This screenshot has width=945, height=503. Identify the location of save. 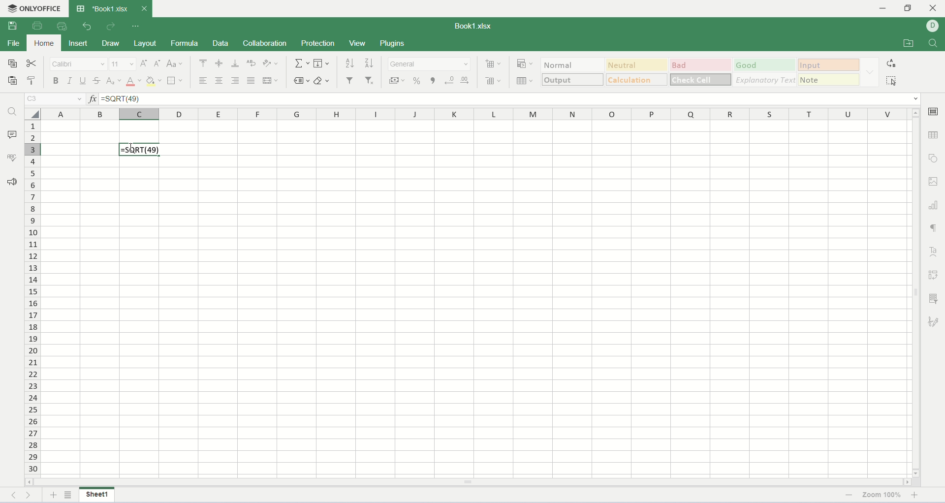
(15, 26).